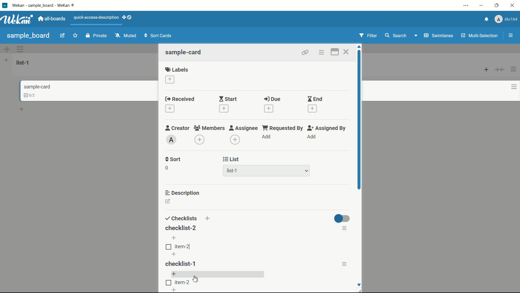 The height and width of the screenshot is (293, 520). Describe the element at coordinates (467, 6) in the screenshot. I see `settings and more` at that location.